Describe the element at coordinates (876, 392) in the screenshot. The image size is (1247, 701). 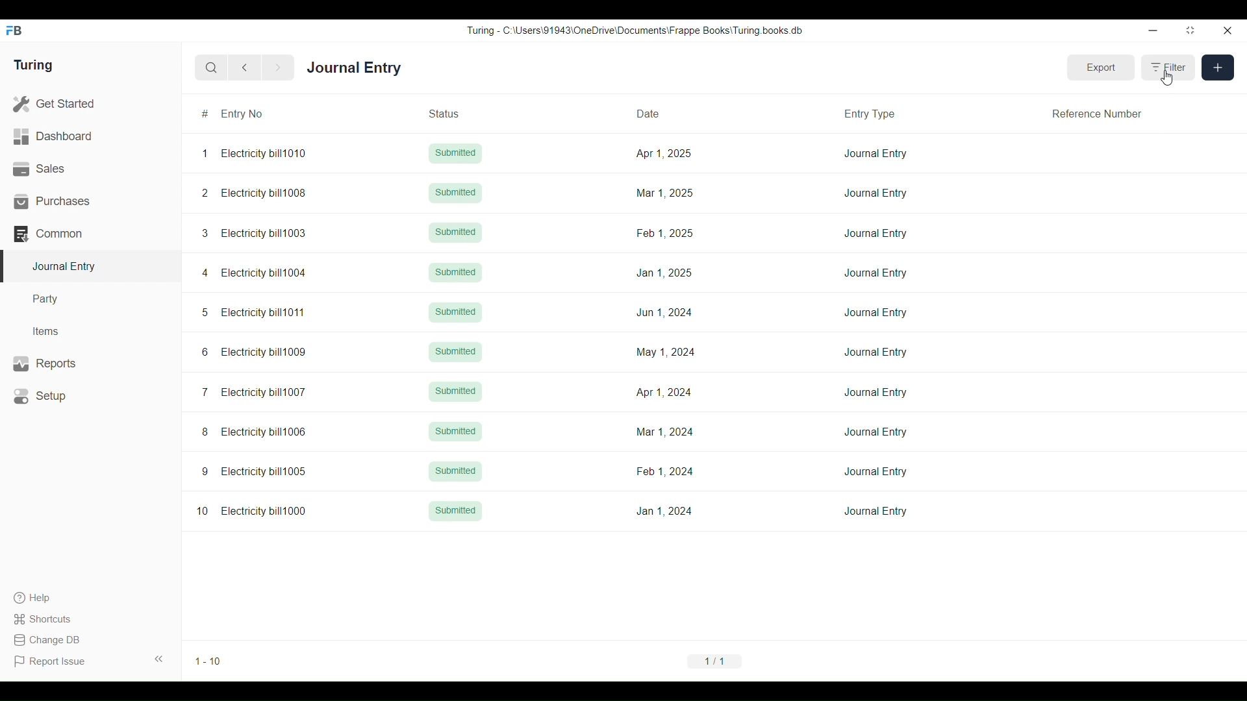
I see `Journal Entry` at that location.